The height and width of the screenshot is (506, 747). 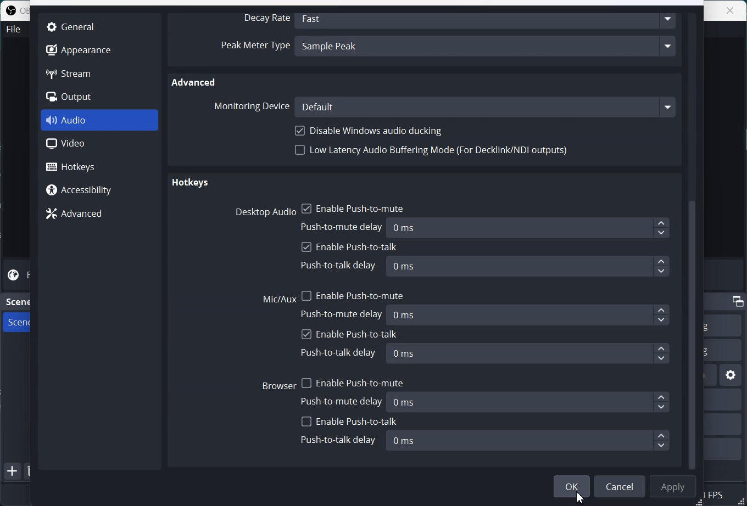 What do you see at coordinates (78, 49) in the screenshot?
I see `Appearance` at bounding box center [78, 49].